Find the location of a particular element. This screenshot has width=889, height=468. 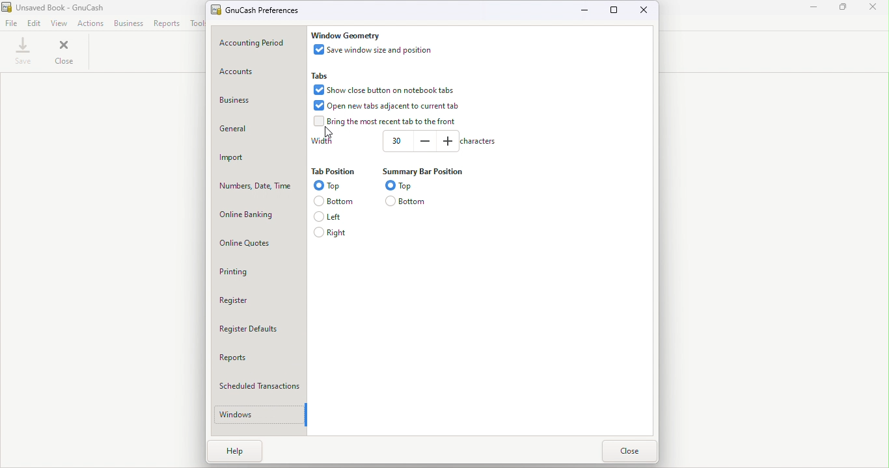

Import is located at coordinates (258, 156).